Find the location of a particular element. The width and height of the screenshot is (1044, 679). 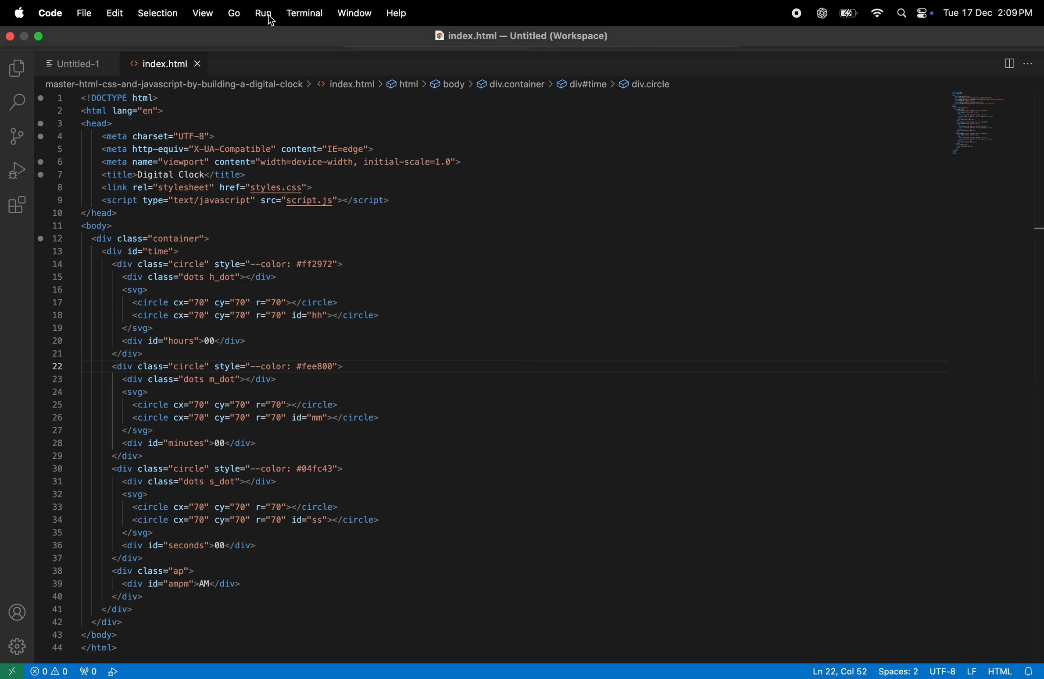

edit is located at coordinates (116, 14).